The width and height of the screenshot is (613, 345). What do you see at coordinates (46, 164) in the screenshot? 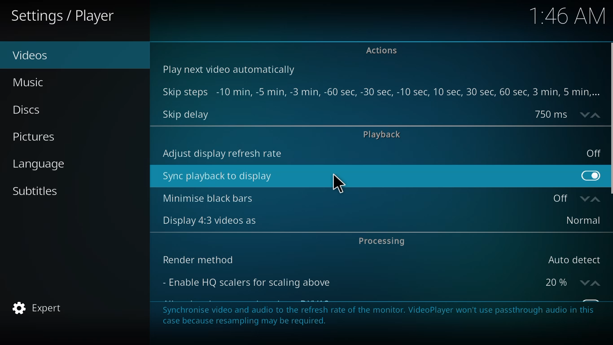
I see `language` at bounding box center [46, 164].